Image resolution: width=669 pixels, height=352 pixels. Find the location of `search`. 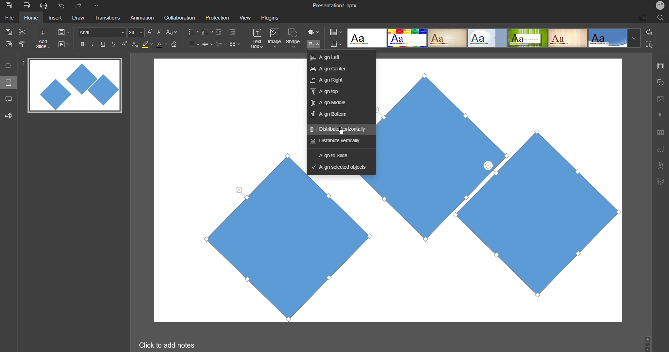

search is located at coordinates (661, 17).